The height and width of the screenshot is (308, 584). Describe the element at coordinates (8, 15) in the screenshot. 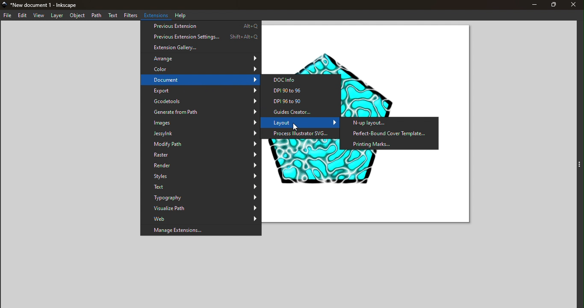

I see `File` at that location.